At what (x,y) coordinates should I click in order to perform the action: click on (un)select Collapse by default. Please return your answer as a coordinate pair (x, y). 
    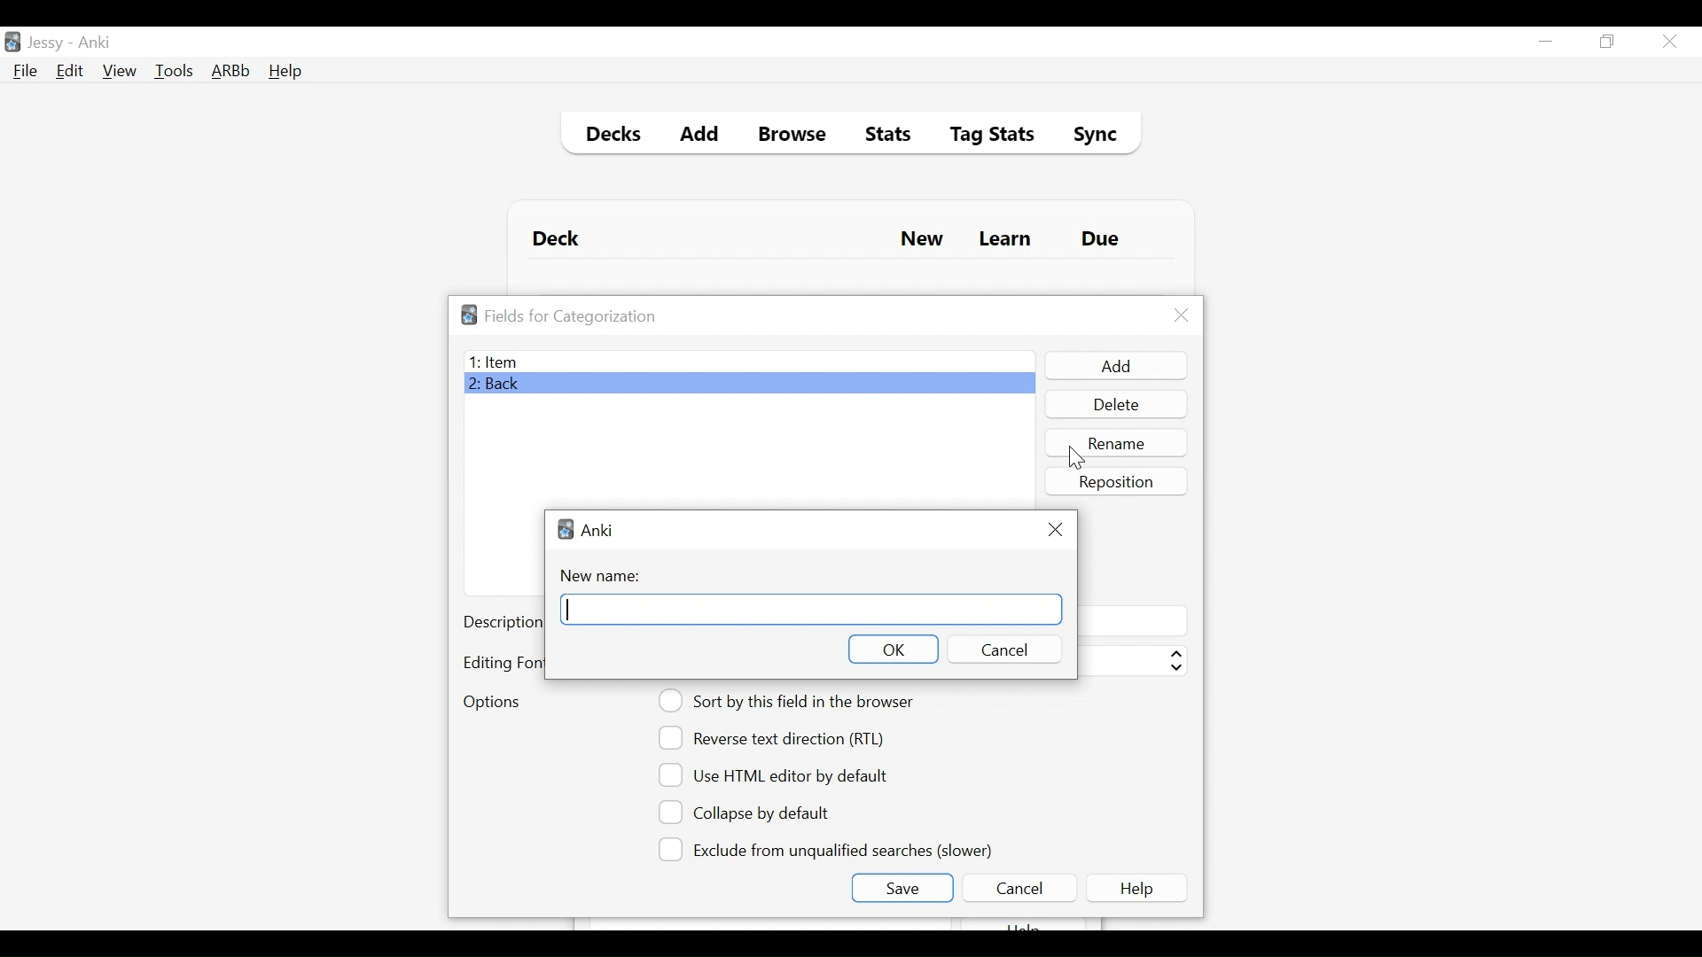
    Looking at the image, I should click on (758, 813).